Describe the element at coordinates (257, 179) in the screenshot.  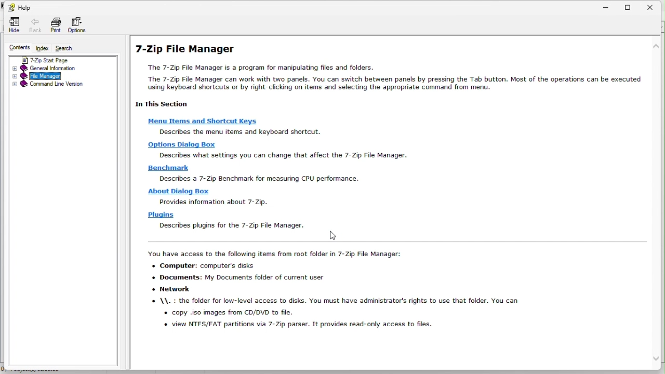
I see `decsribes a 7zip benchmark for measuring CPU performance` at that location.